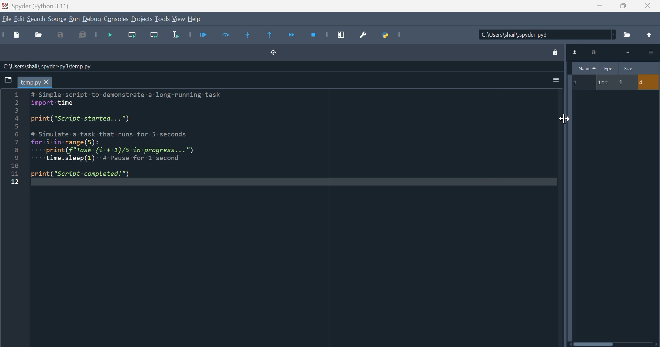  Describe the element at coordinates (196, 34) in the screenshot. I see `run file` at that location.